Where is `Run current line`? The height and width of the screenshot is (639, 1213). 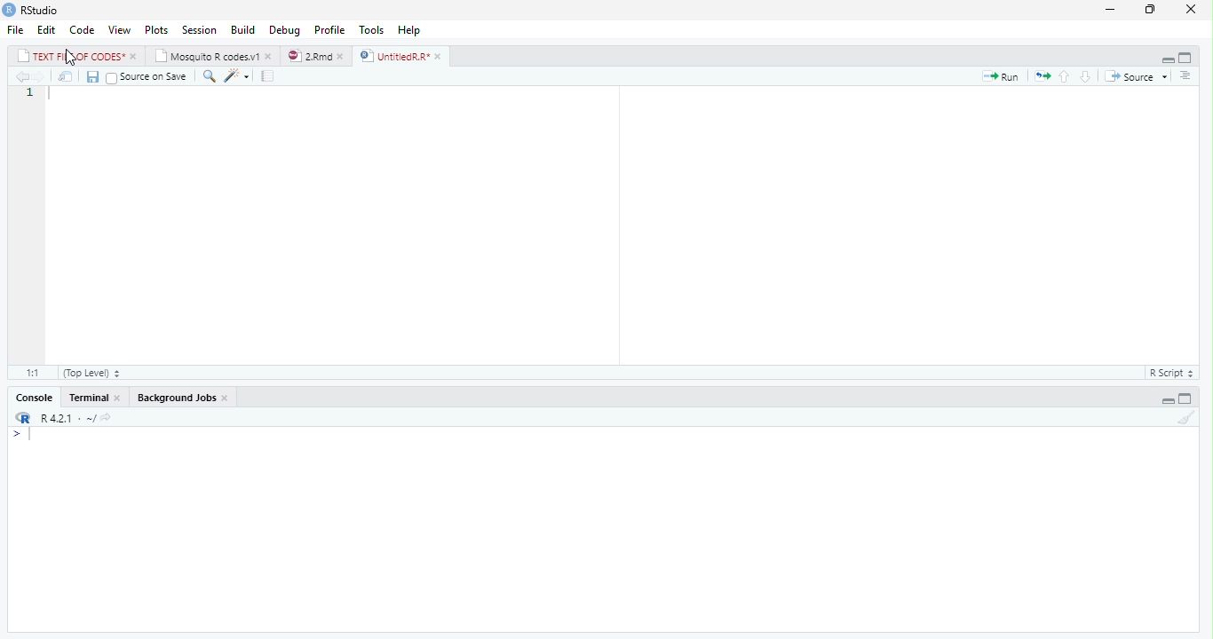 Run current line is located at coordinates (1002, 76).